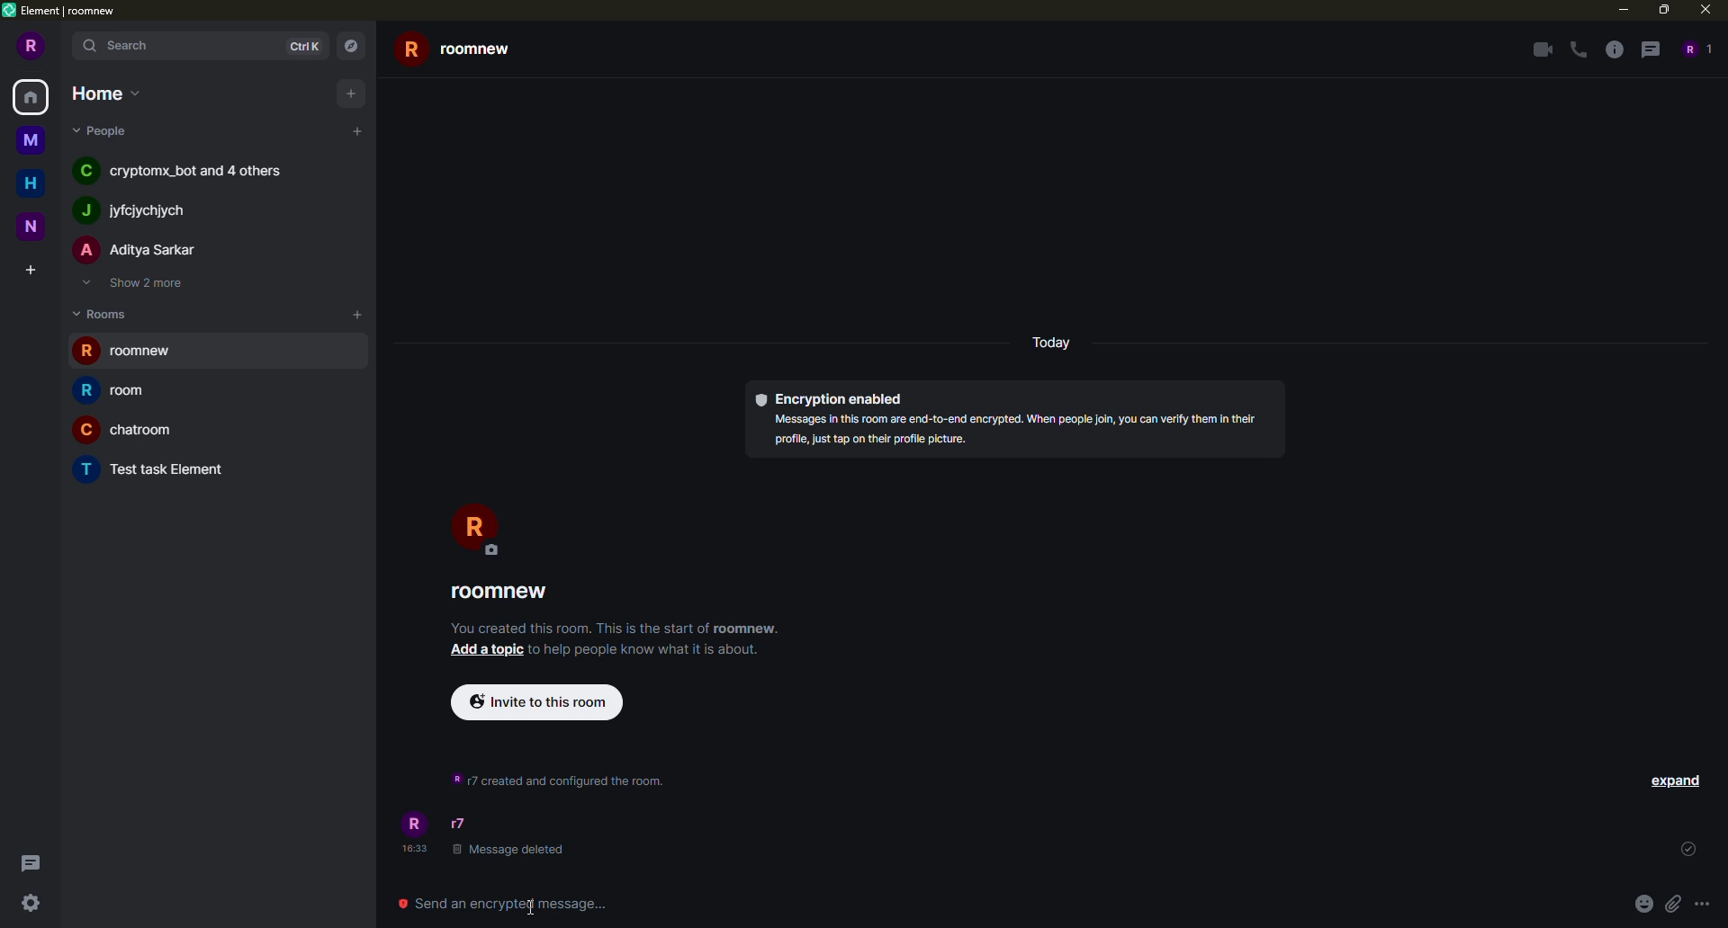 The width and height of the screenshot is (1728, 928). What do you see at coordinates (617, 628) in the screenshot?
I see `info` at bounding box center [617, 628].